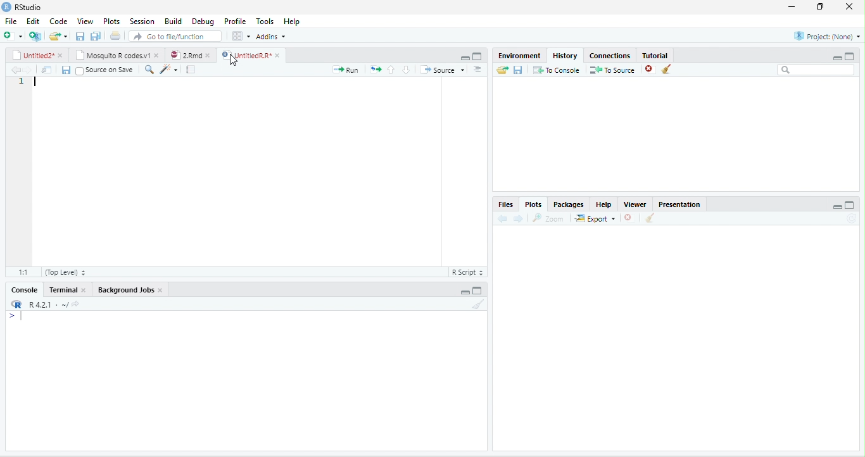 The image size is (865, 457). Describe the element at coordinates (203, 22) in the screenshot. I see `debug` at that location.